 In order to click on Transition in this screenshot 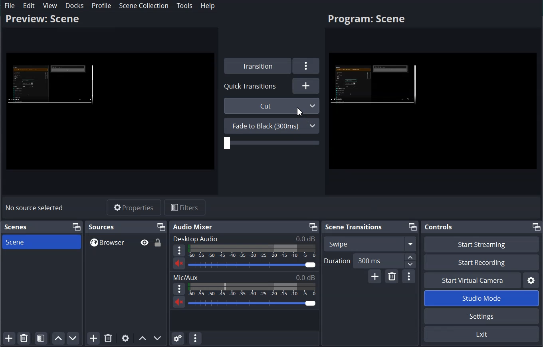, I will do `click(256, 66)`.